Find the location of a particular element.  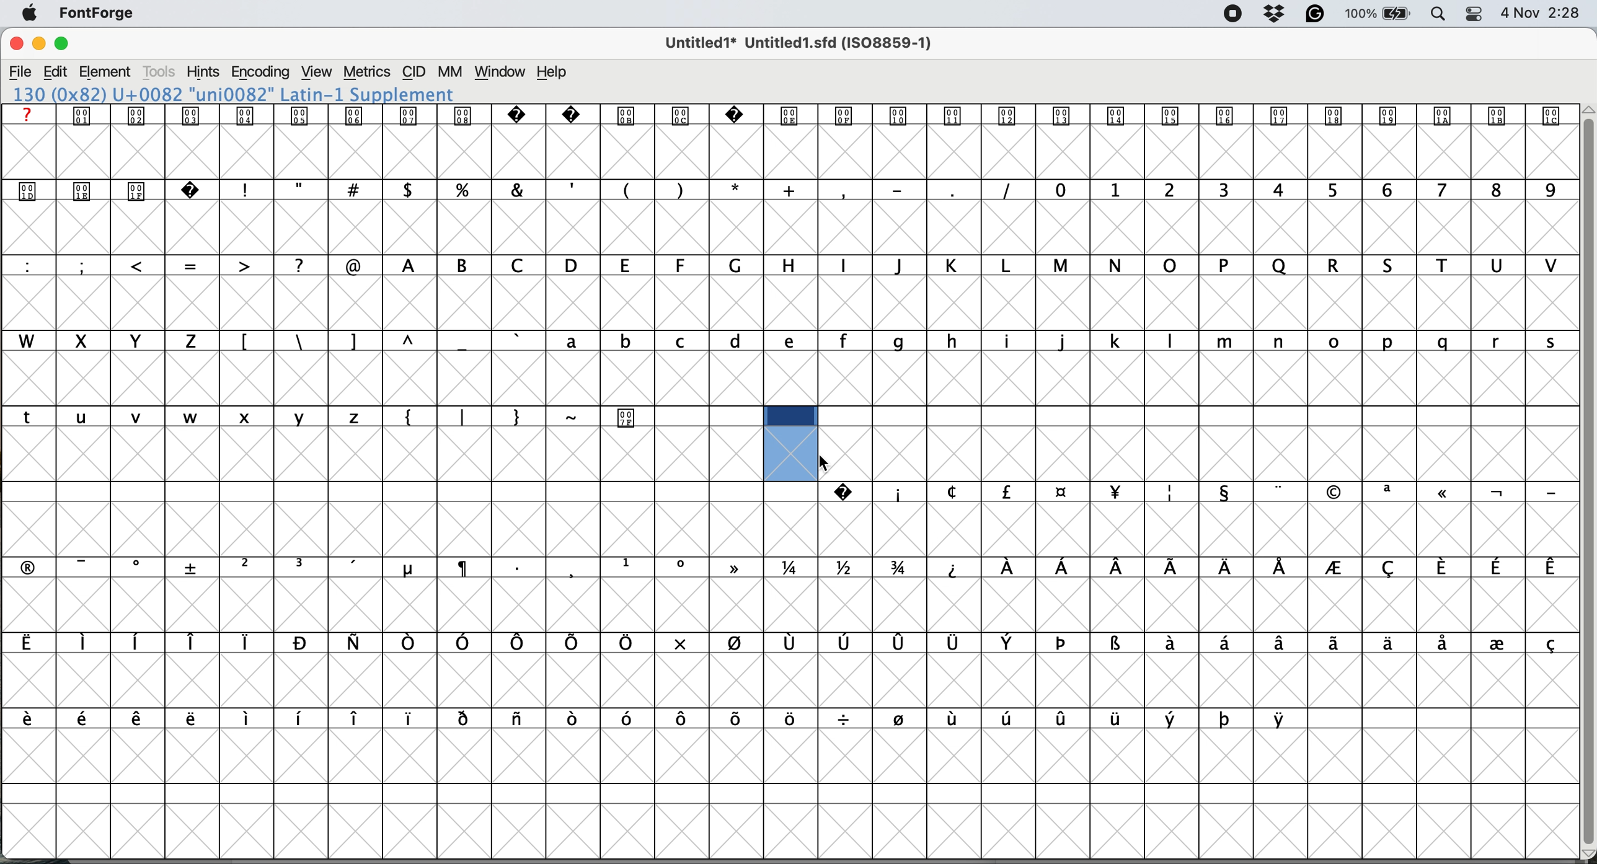

maximise is located at coordinates (63, 43).